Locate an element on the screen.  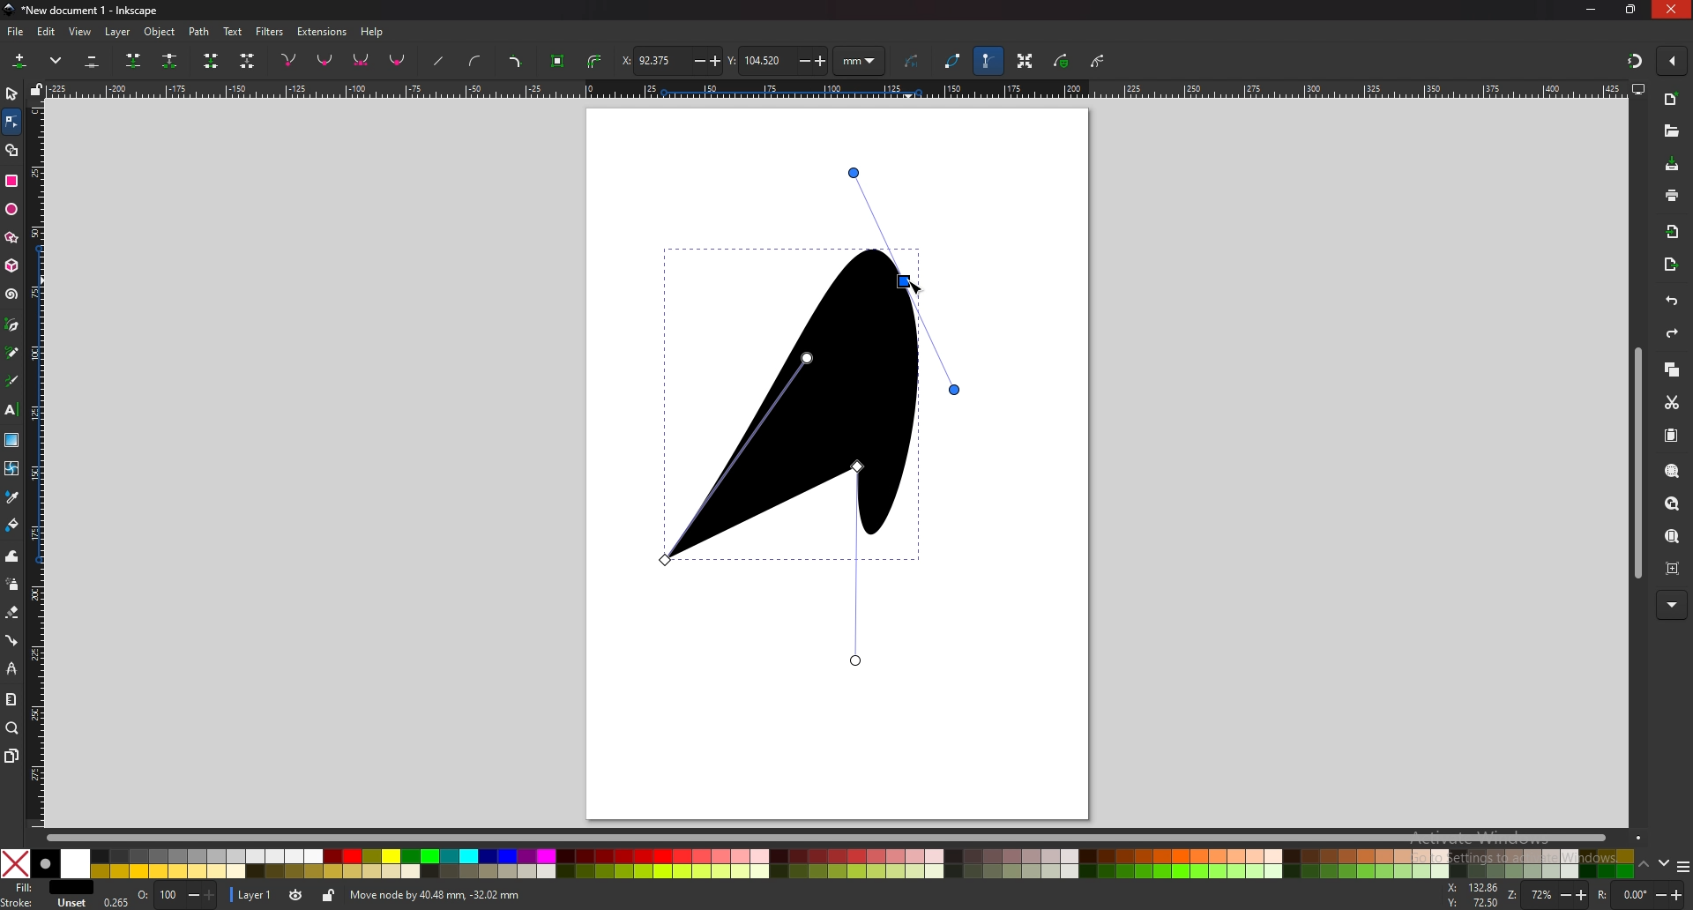
redo is located at coordinates (1672, 333).